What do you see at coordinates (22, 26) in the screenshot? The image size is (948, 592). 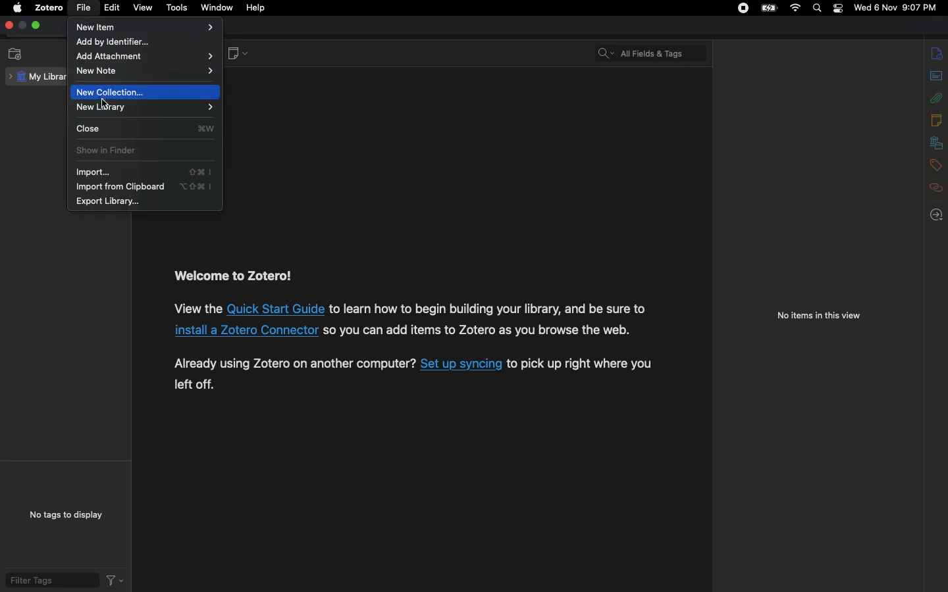 I see `Minimize` at bounding box center [22, 26].